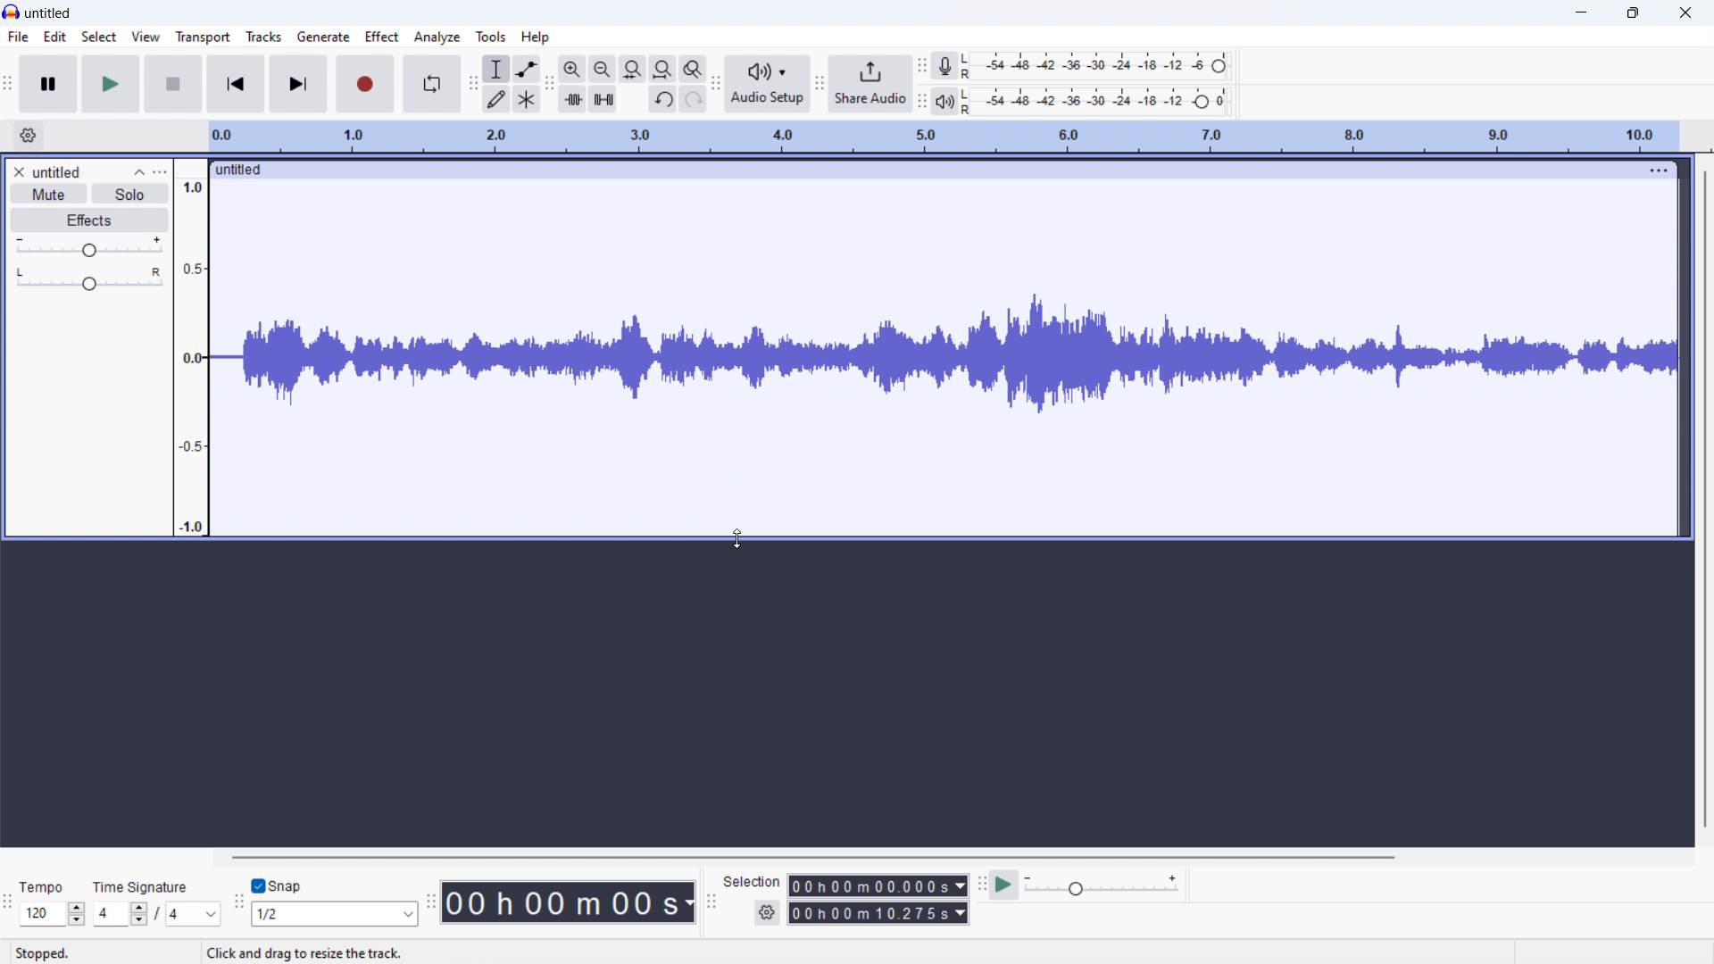 The height and width of the screenshot is (964, 1714). What do you see at coordinates (570, 902) in the screenshot?
I see `timestamp` at bounding box center [570, 902].